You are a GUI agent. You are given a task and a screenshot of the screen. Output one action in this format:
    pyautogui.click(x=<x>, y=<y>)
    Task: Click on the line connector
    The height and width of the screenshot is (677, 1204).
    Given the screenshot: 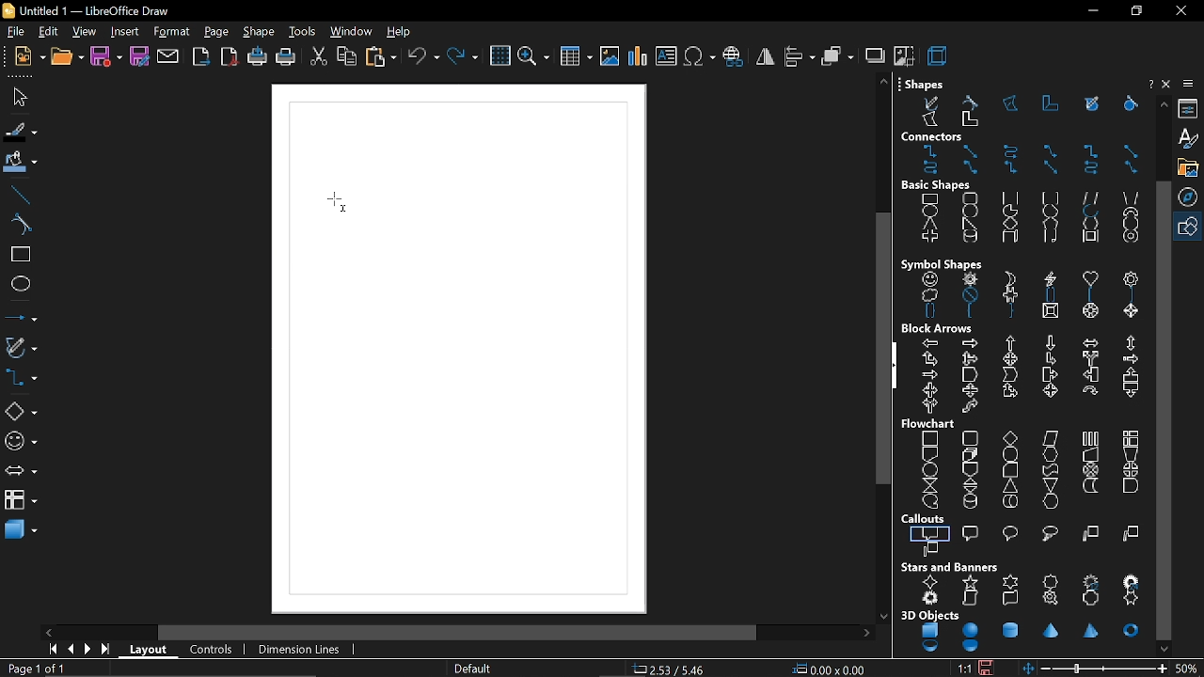 What is the action you would take?
    pyautogui.click(x=970, y=169)
    